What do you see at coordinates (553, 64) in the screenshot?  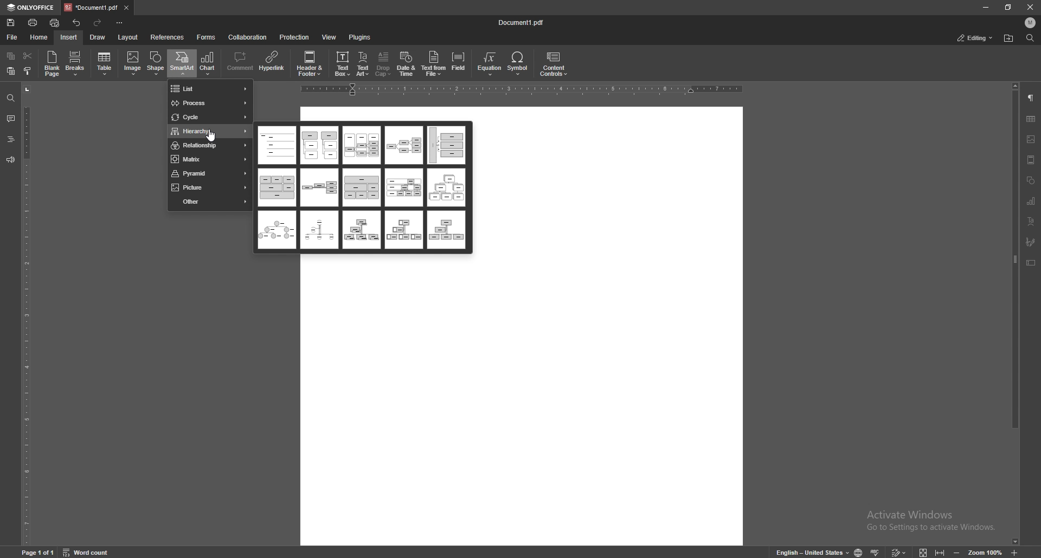 I see `content controls` at bounding box center [553, 64].